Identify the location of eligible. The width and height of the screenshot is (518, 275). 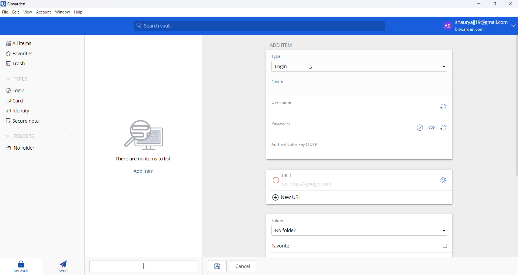
(419, 128).